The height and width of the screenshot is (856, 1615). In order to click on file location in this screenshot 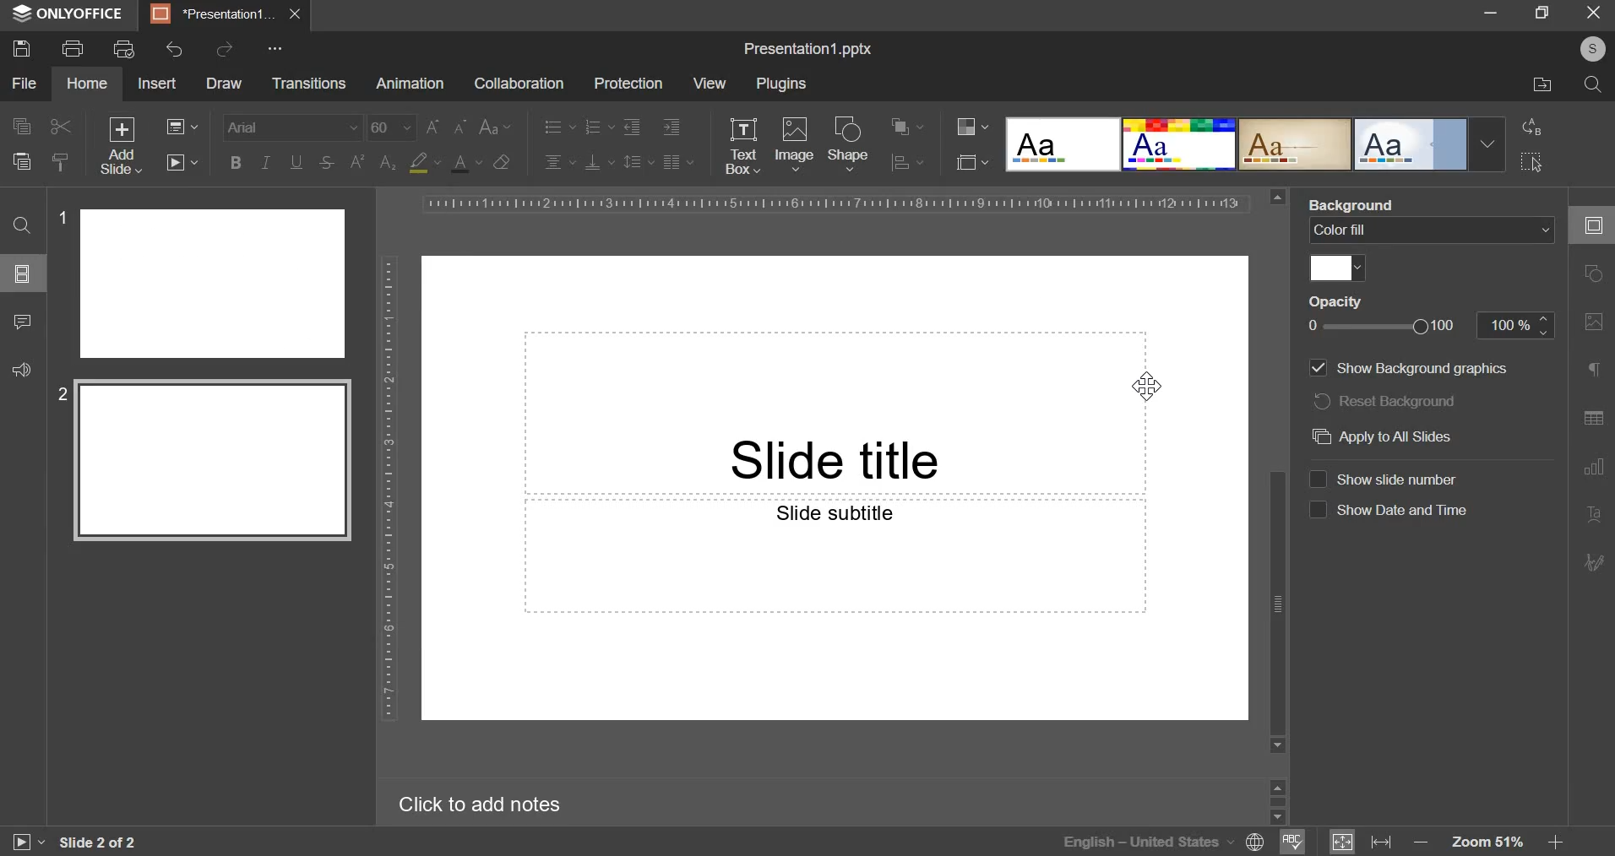, I will do `click(1543, 85)`.